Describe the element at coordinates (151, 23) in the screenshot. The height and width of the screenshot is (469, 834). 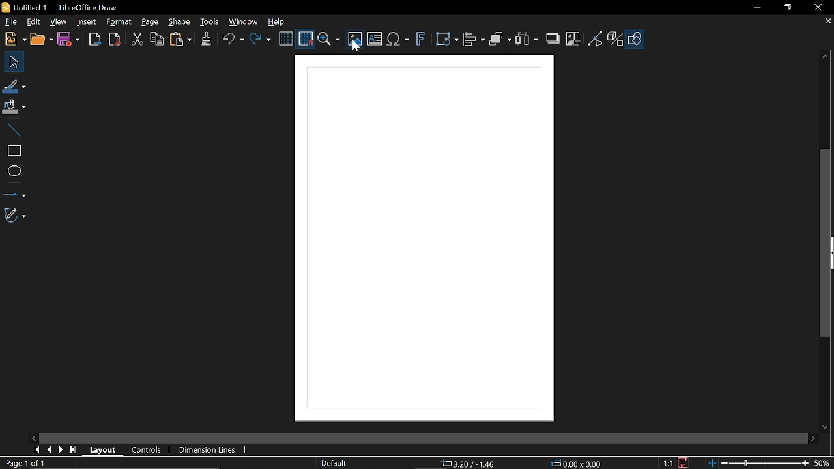
I see `Page` at that location.